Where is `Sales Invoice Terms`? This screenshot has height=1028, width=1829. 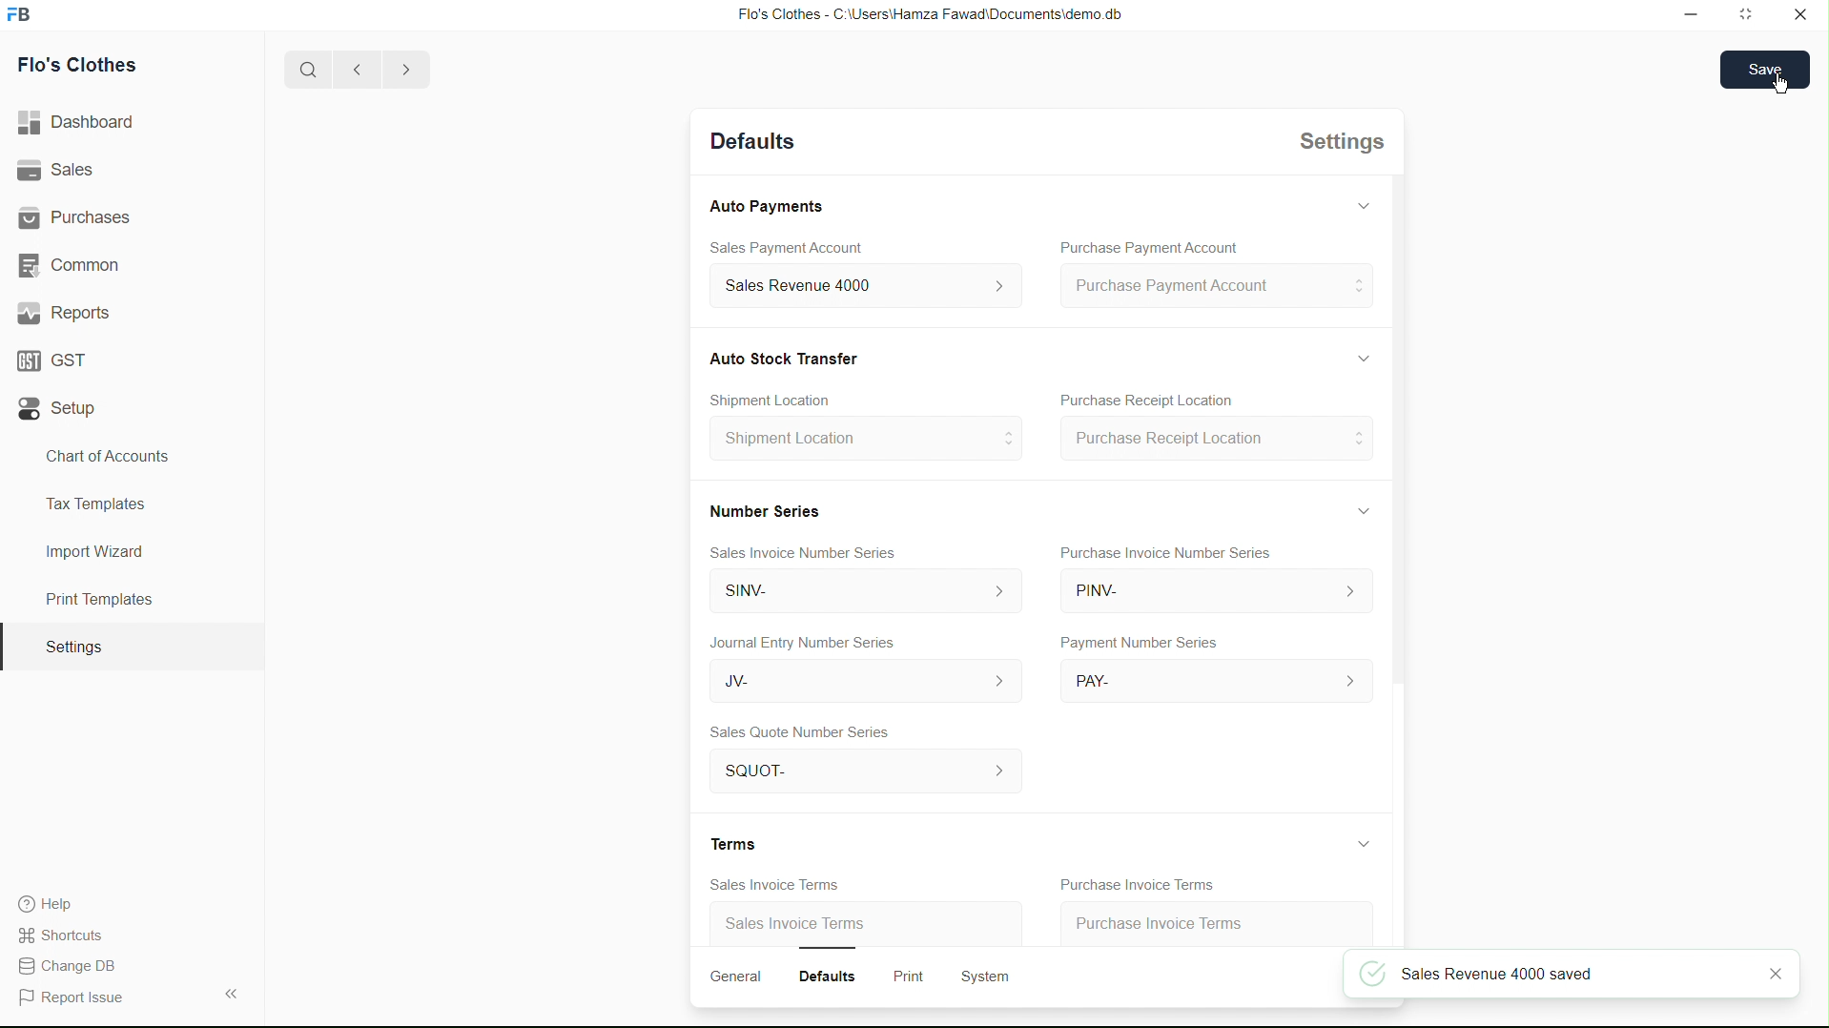
Sales Invoice Terms is located at coordinates (798, 920).